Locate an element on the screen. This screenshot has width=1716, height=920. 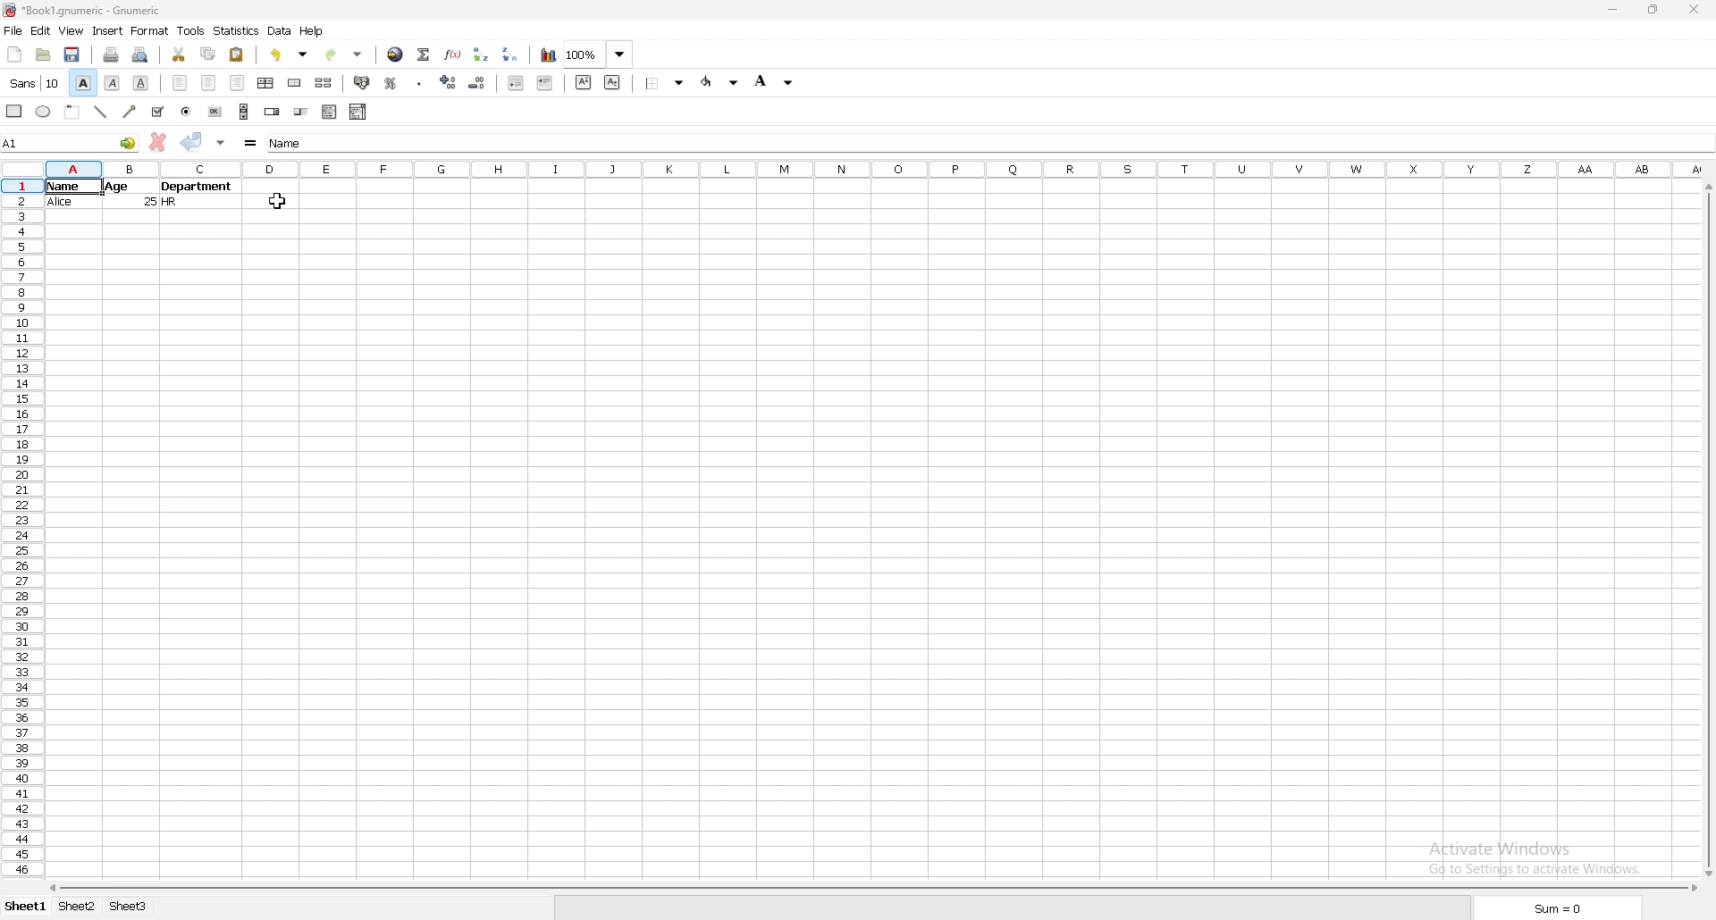
scroll bar is located at coordinates (245, 112).